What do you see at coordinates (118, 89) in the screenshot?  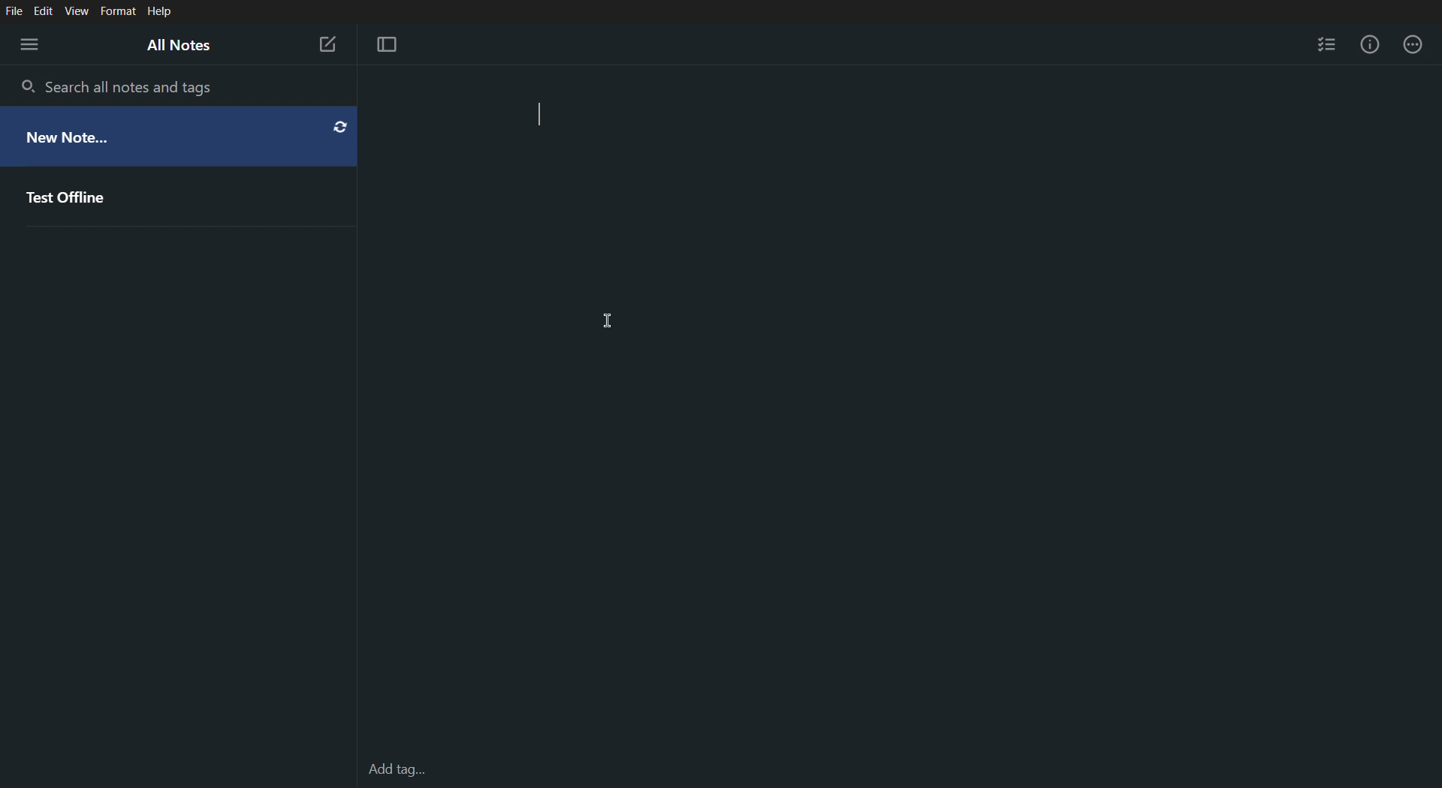 I see `Search all notes and tags` at bounding box center [118, 89].